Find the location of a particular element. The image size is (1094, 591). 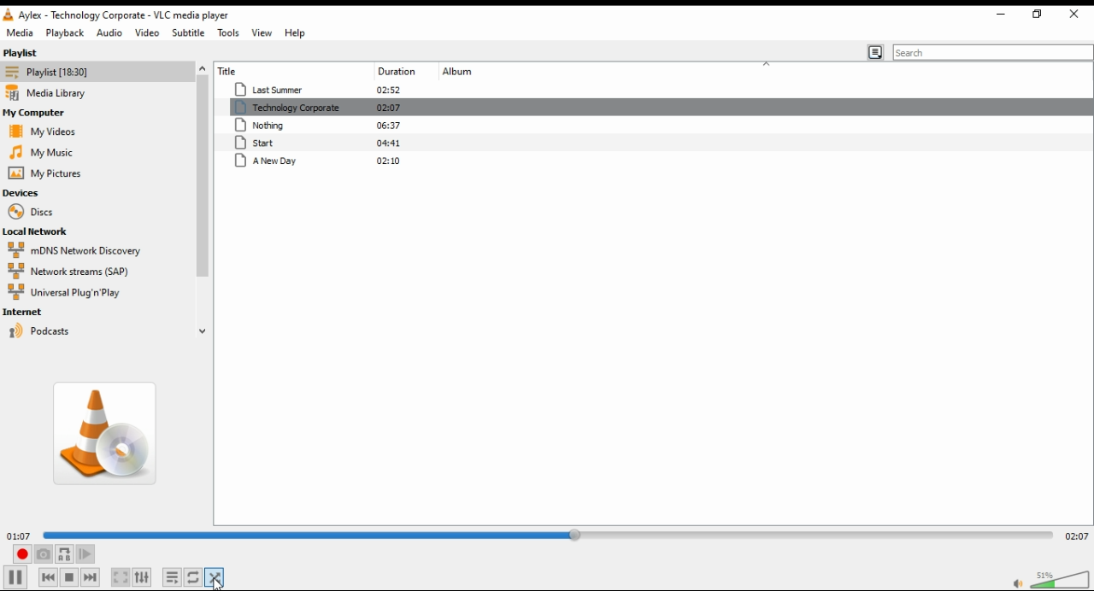

seek bar is located at coordinates (550, 535).